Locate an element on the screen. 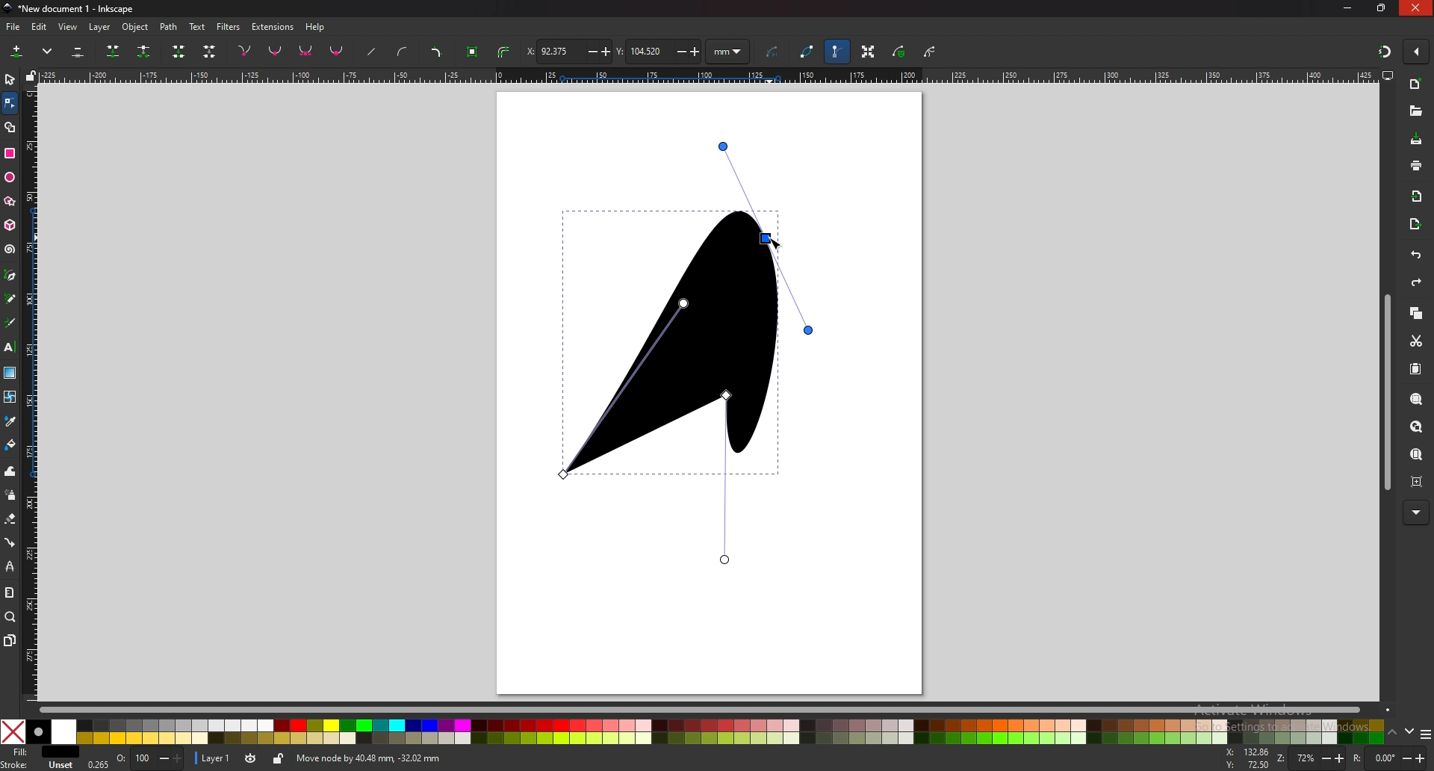  object to path is located at coordinates (474, 52).